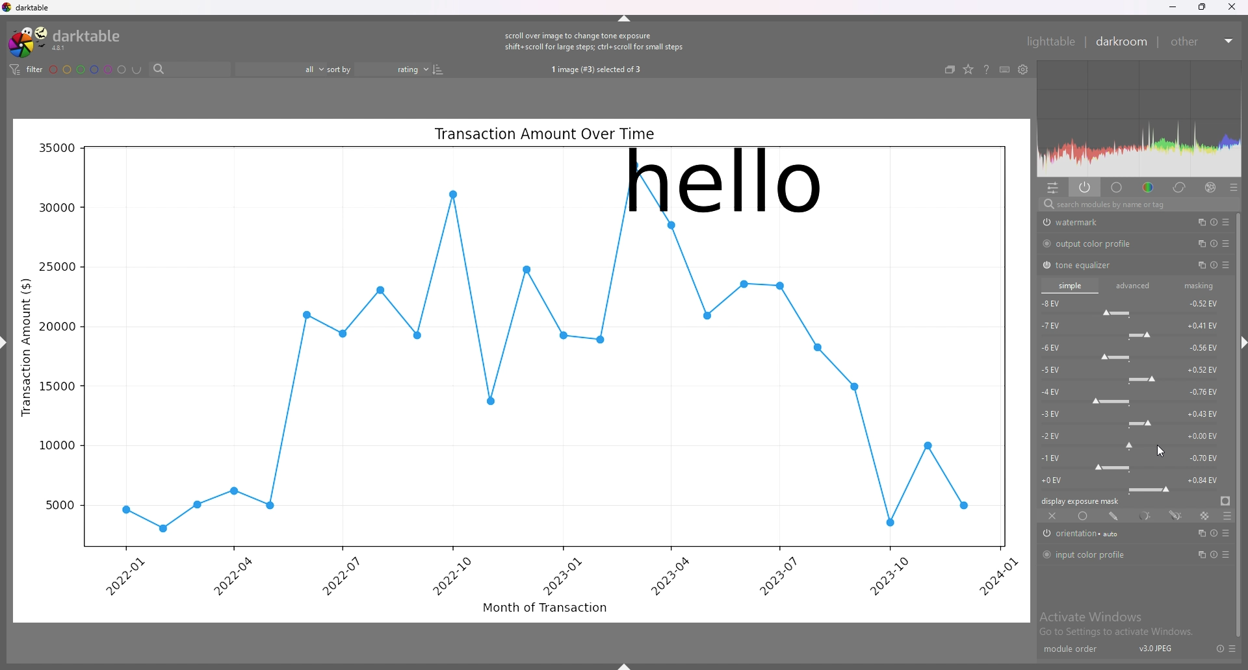 This screenshot has width=1248, height=670. What do you see at coordinates (1173, 7) in the screenshot?
I see `minimize` at bounding box center [1173, 7].